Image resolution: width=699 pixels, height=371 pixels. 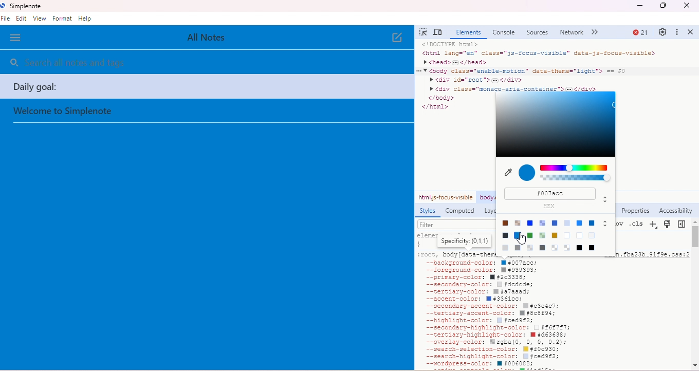 What do you see at coordinates (662, 31) in the screenshot?
I see `settings` at bounding box center [662, 31].